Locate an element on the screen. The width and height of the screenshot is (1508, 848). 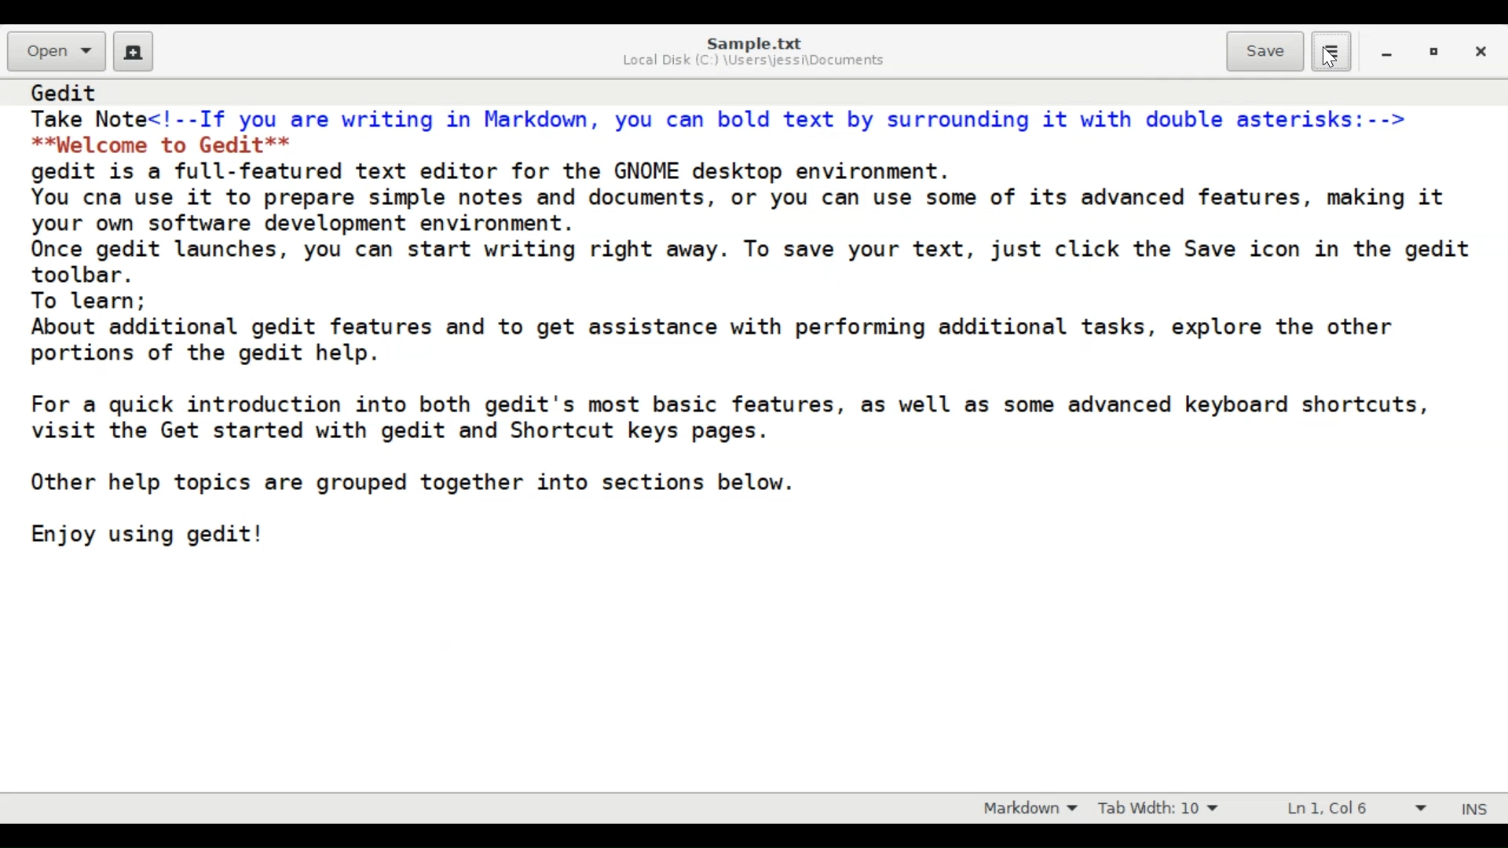
Gedit

Take Note<!--If you are writing in Markdown, you can bold text by surrounding it with double asterisks:-->
**Welcome to Gedit**

gedit is a full-featured text editor for the GNOME desktop environment.

You cna use it to prepare simple notes and documents, or you can use some of its advanced features, making it
your own software development environment.

Once gedit launches, you can start writing right away. To save your text, just click the Save icon in the gedit
toolbar.

To learn;

About additional gedit features and to get assistance with performing additional tasks, explore the other
portions of the gedit help.

For a quick introduction into both gedit's most basic features, as well as some advanced keyboard shortcuts,
visit the Get started with gedit and Shortcut keys pages.

Other help topics are grouped together into sections below.

Enjoy using gedit! is located at coordinates (750, 324).